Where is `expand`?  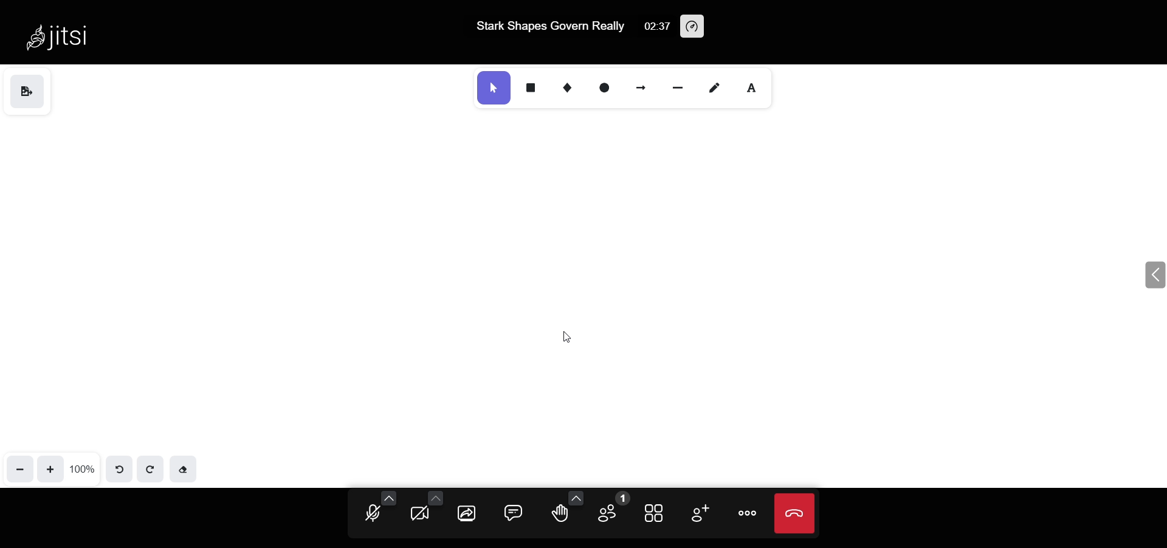 expand is located at coordinates (1153, 275).